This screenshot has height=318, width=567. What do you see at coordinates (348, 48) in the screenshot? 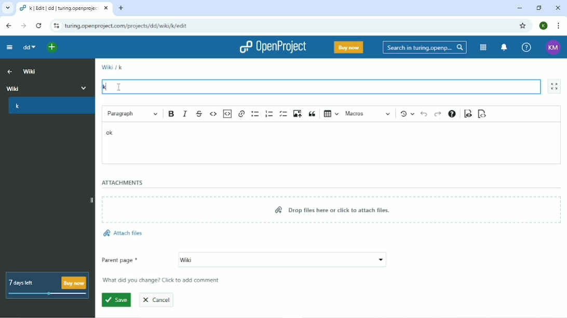
I see `Buy now` at bounding box center [348, 48].